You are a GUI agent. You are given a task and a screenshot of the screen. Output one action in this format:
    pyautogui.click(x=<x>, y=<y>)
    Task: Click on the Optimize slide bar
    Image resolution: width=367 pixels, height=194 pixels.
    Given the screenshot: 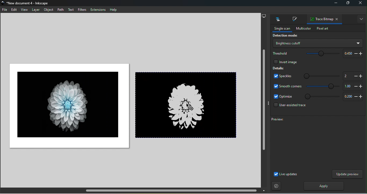 What is the action you would take?
    pyautogui.click(x=321, y=96)
    